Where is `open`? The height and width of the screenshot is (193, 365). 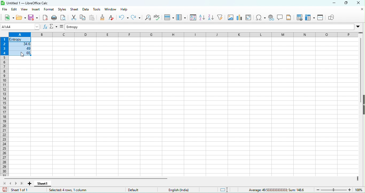
open is located at coordinates (21, 18).